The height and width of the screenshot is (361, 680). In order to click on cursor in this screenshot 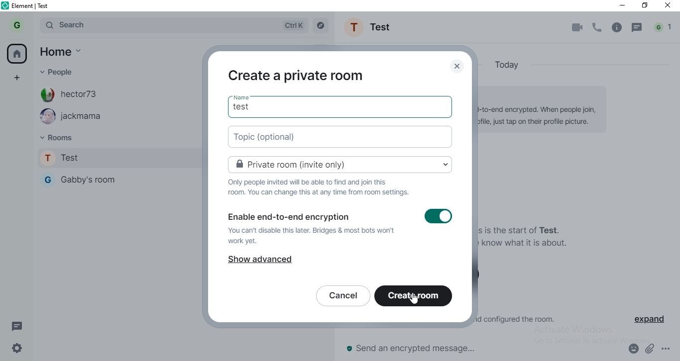, I will do `click(415, 298)`.